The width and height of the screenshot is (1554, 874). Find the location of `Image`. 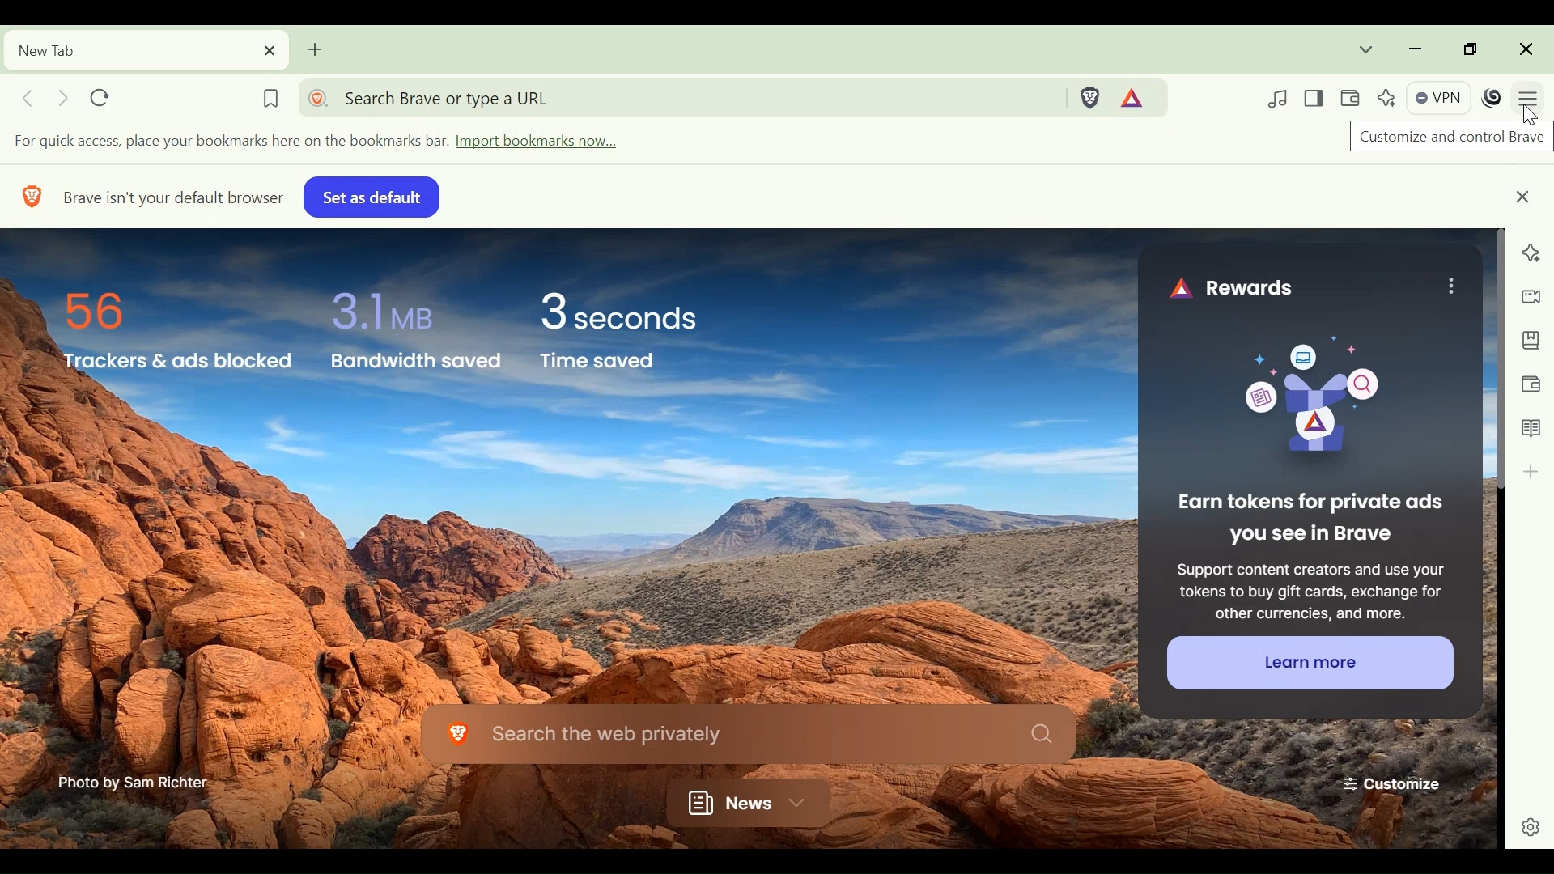

Image is located at coordinates (1302, 405).